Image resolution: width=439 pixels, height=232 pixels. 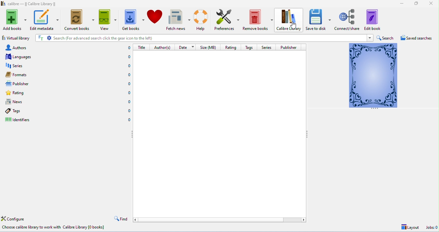 I want to click on publisher, so click(x=289, y=47).